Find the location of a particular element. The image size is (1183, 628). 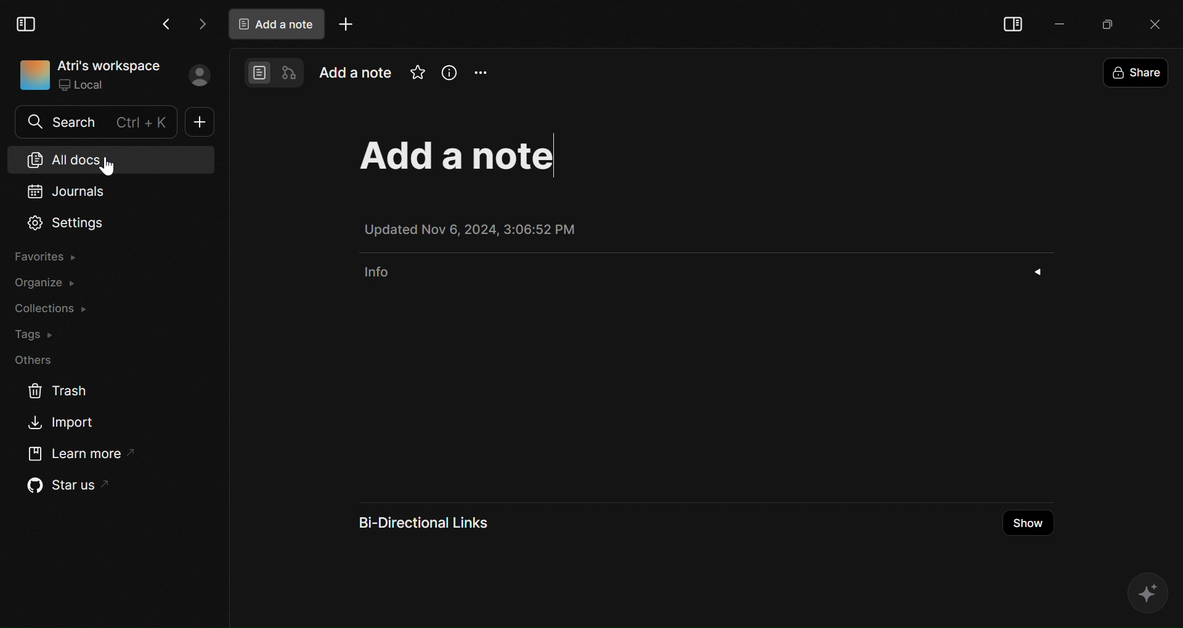

icon is located at coordinates (32, 75).